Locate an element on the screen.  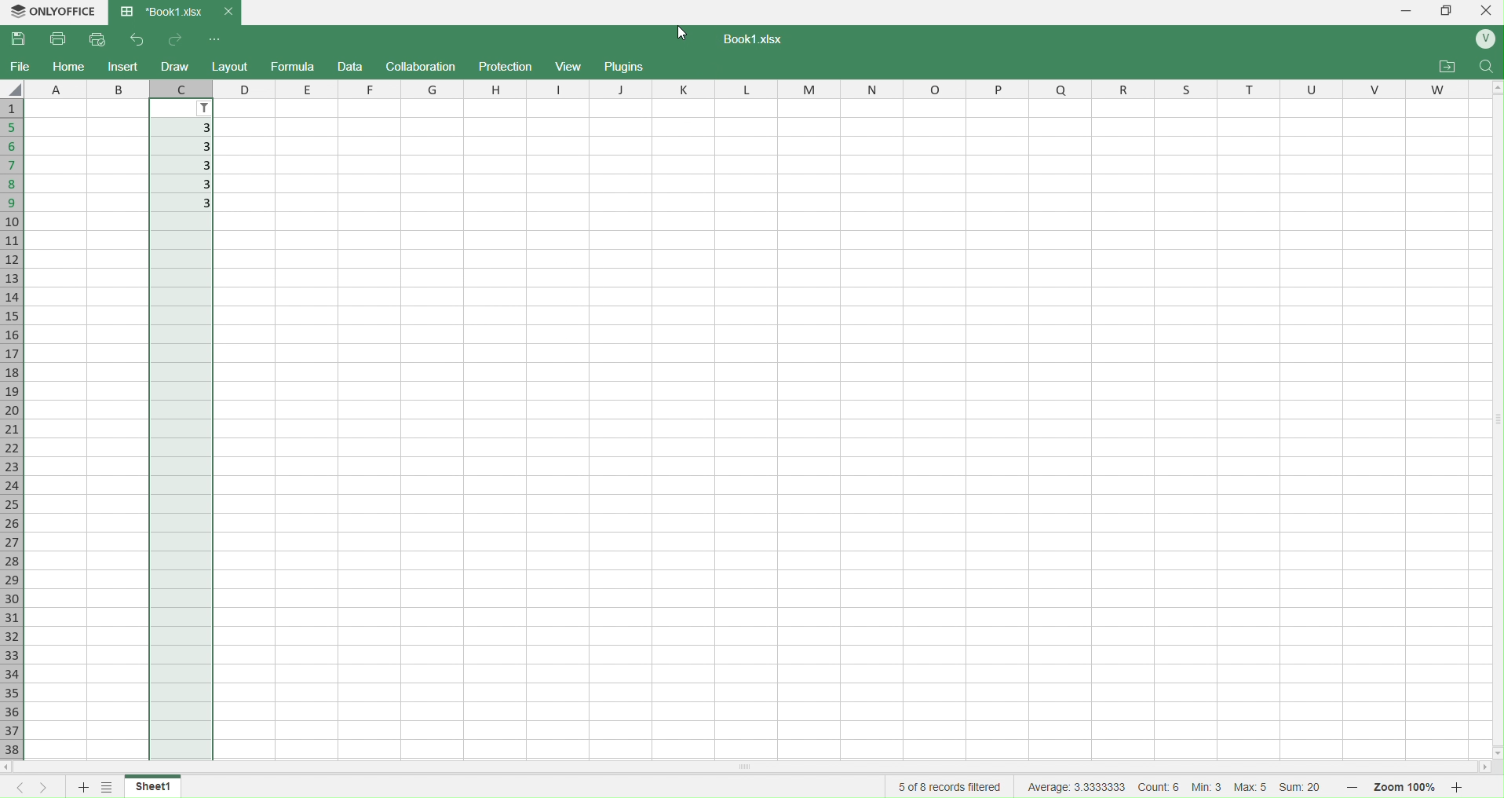
Home is located at coordinates (68, 67).